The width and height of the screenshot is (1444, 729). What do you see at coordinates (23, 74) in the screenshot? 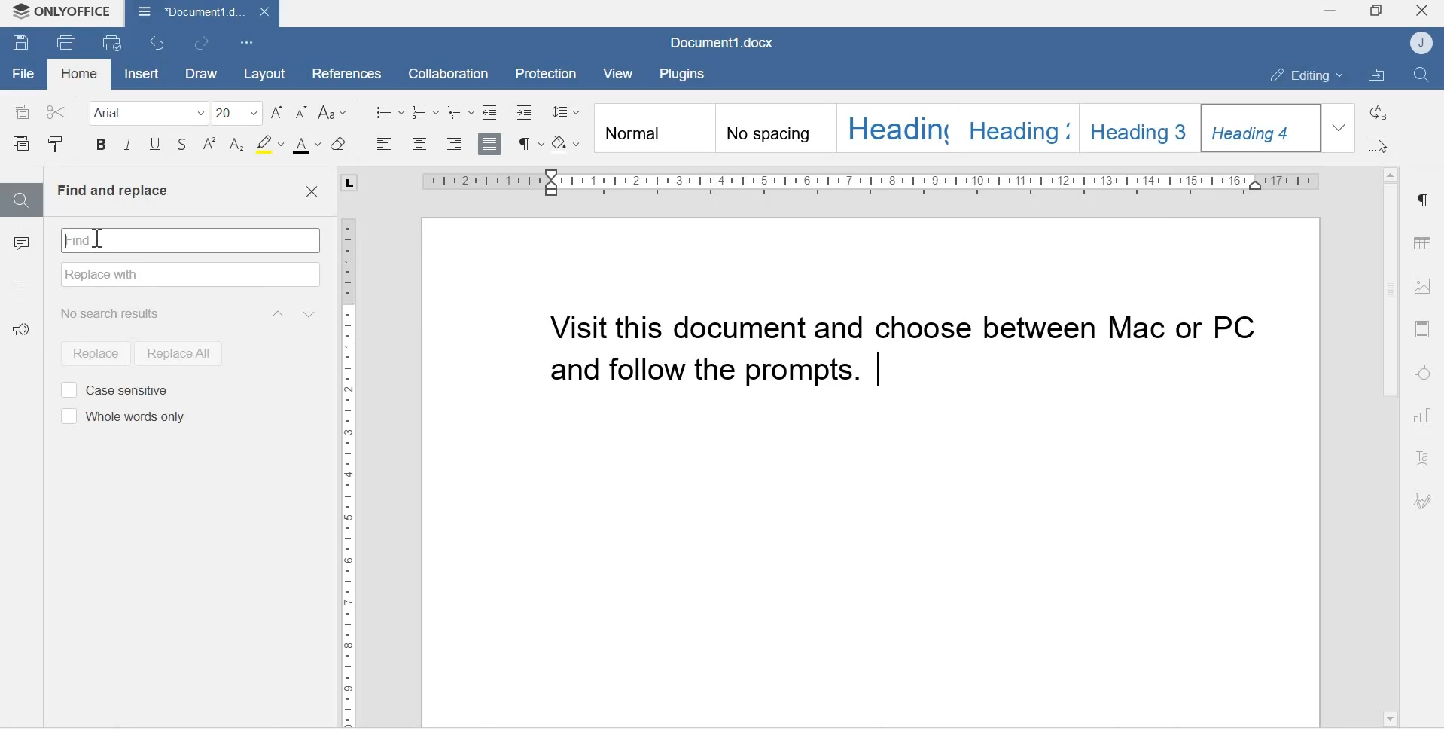
I see `File` at bounding box center [23, 74].